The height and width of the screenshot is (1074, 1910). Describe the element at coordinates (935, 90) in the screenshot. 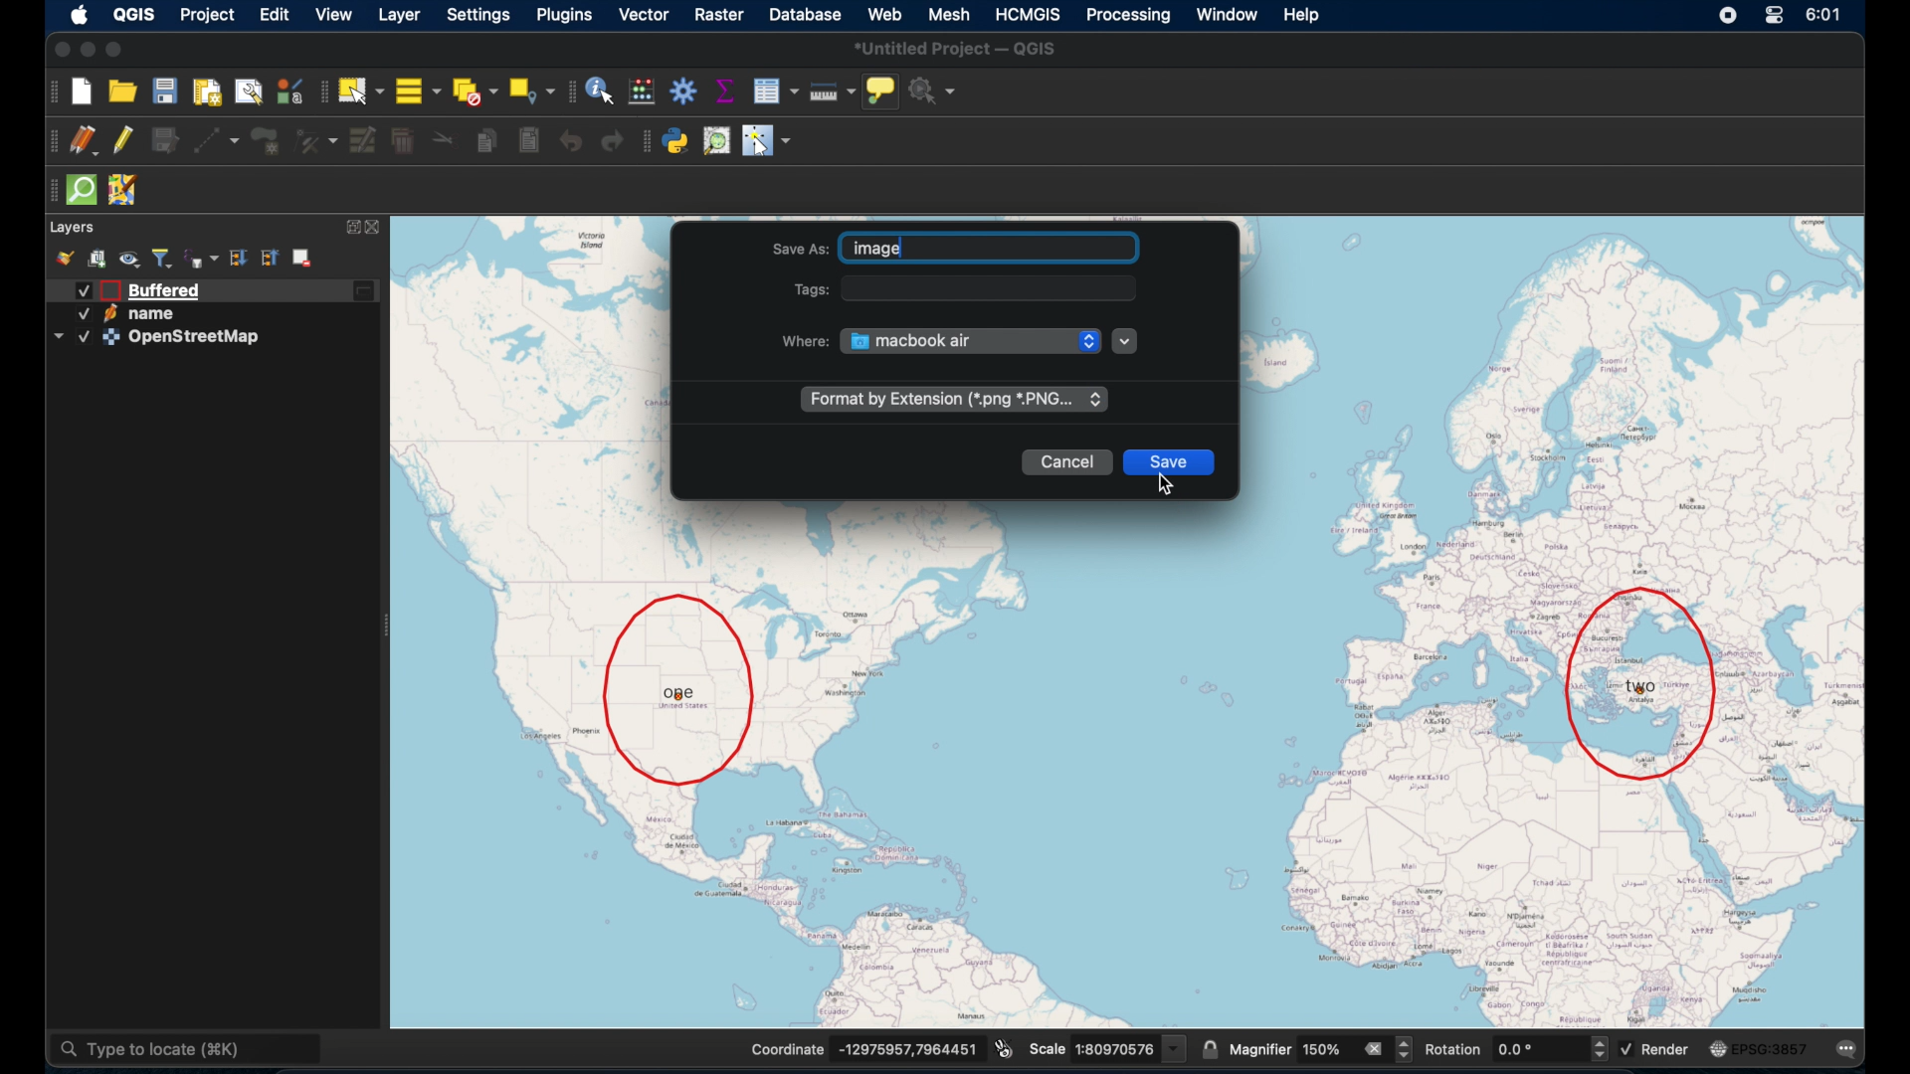

I see `no action selected` at that location.